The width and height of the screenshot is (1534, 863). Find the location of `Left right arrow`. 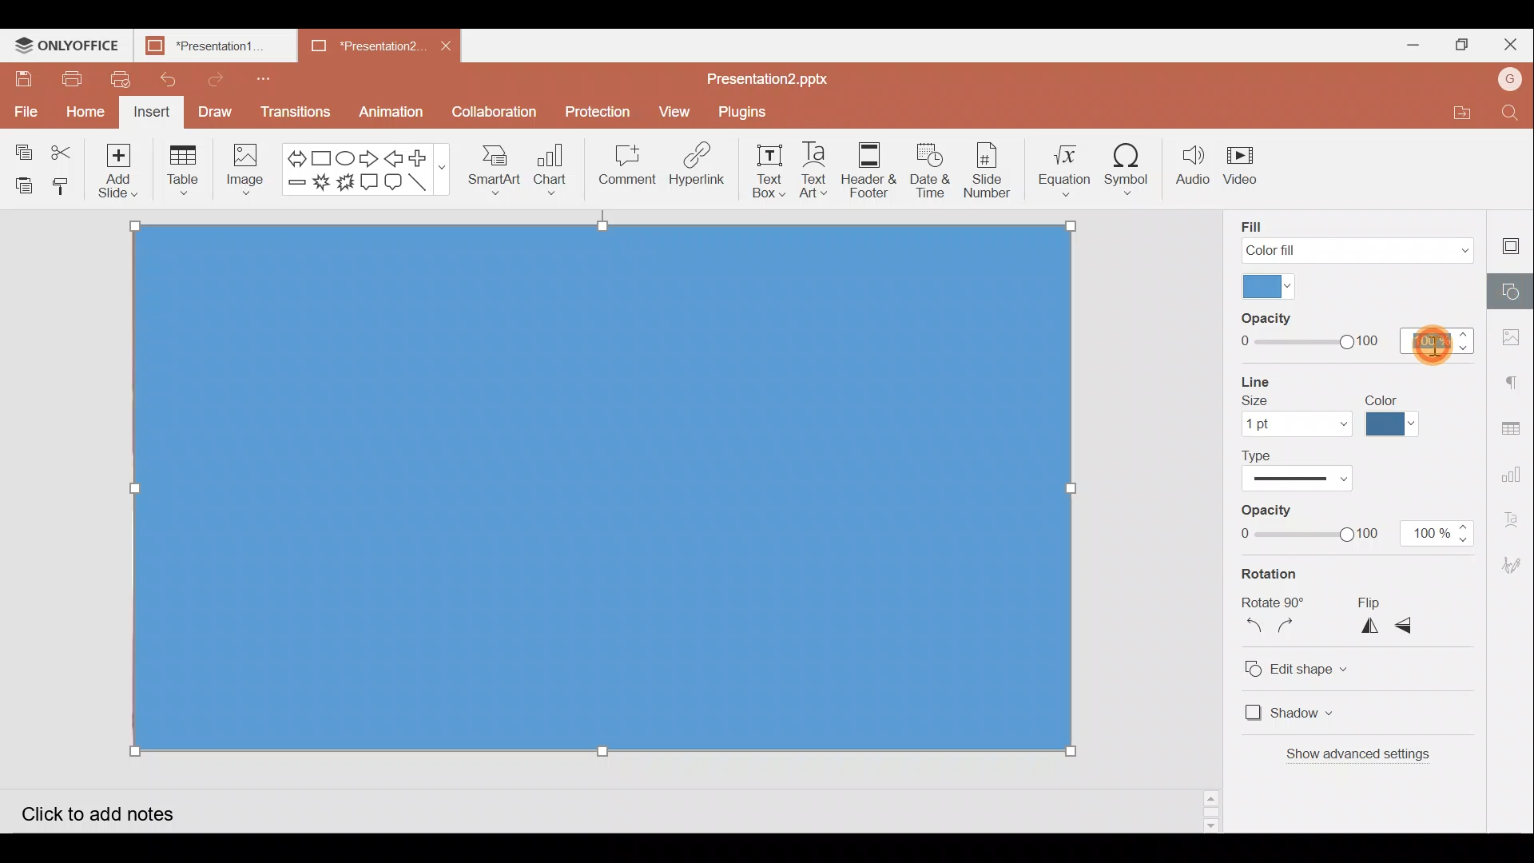

Left right arrow is located at coordinates (296, 153).